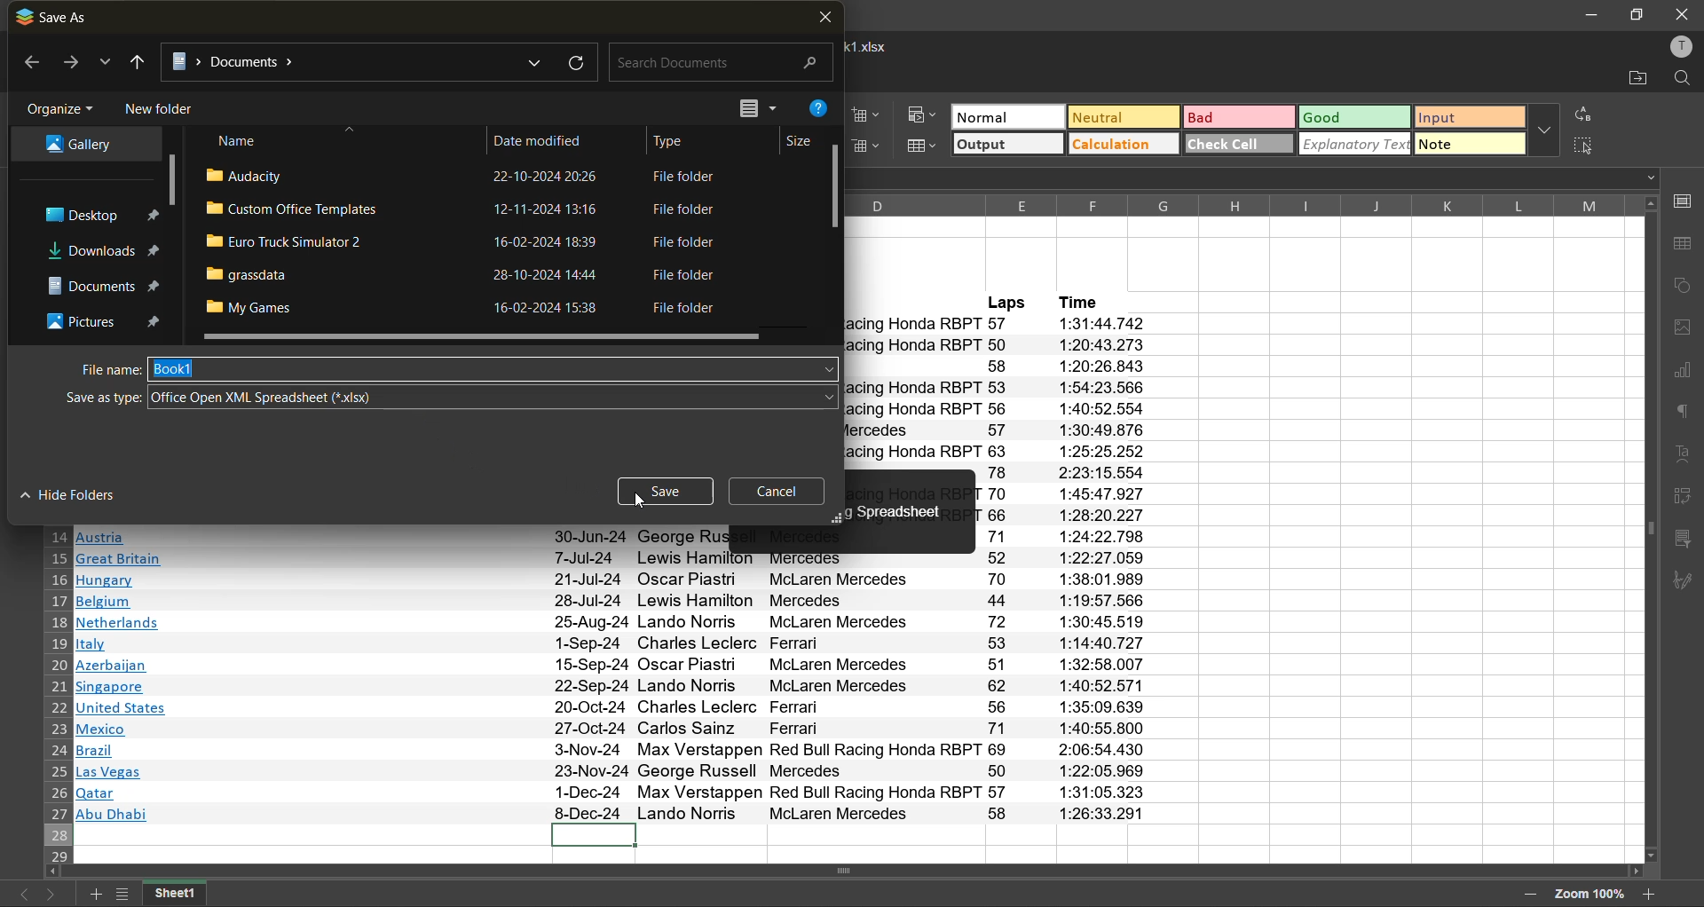 Image resolution: width=1704 pixels, height=907 pixels. Describe the element at coordinates (1686, 200) in the screenshot. I see `call settings` at that location.